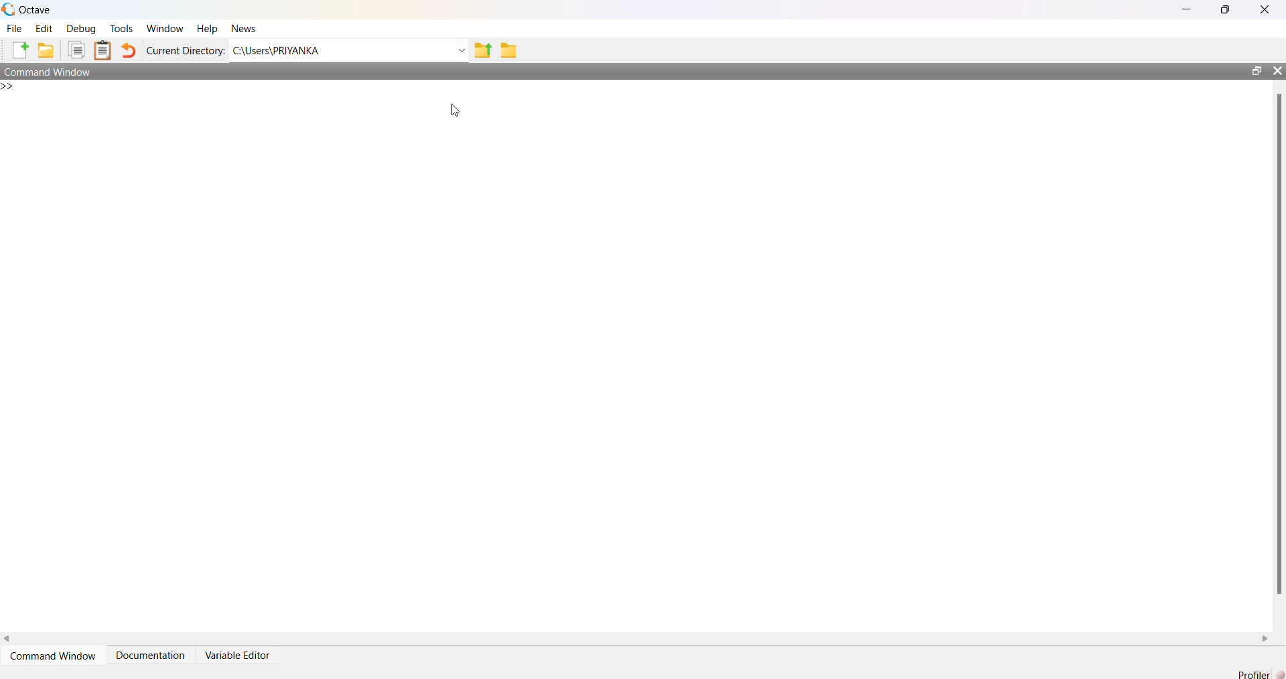  I want to click on cursor, so click(459, 112).